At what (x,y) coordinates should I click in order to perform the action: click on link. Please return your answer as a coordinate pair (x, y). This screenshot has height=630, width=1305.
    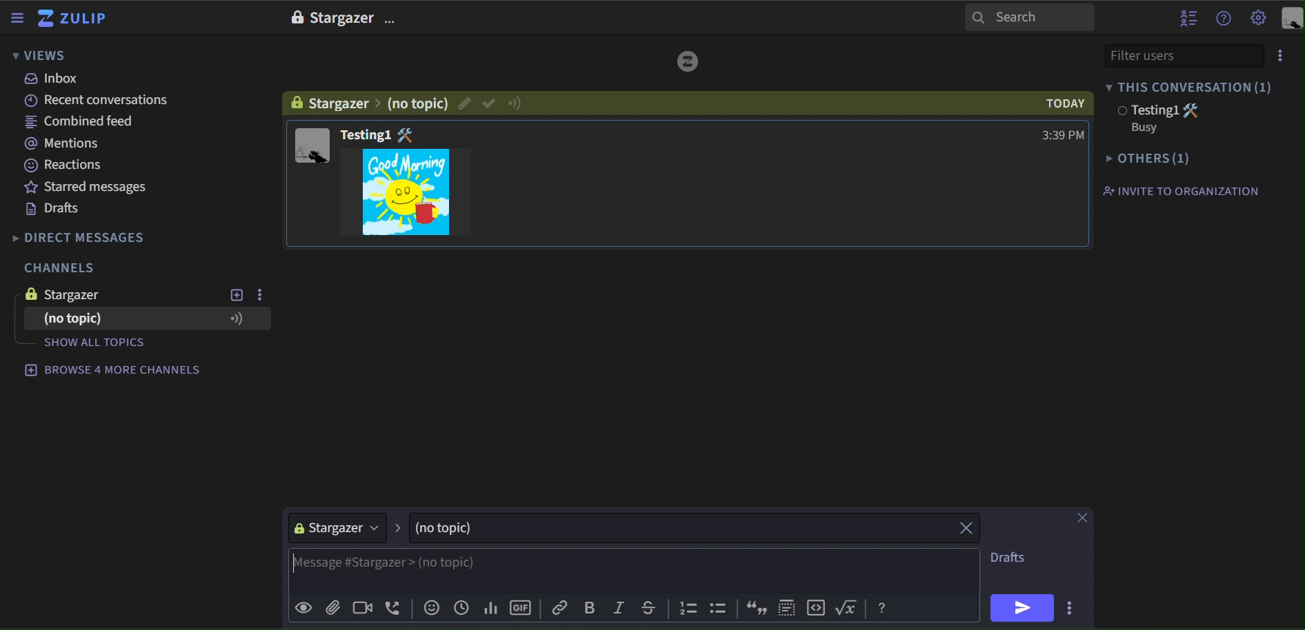
    Looking at the image, I should click on (561, 607).